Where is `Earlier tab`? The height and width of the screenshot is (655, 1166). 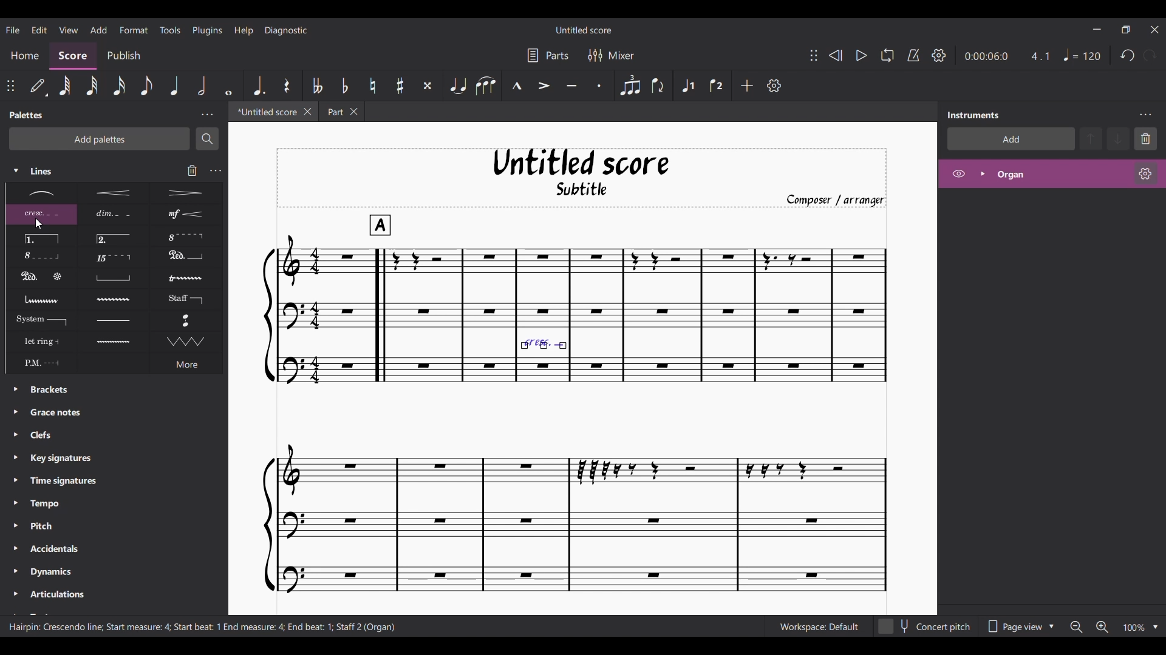 Earlier tab is located at coordinates (341, 112).